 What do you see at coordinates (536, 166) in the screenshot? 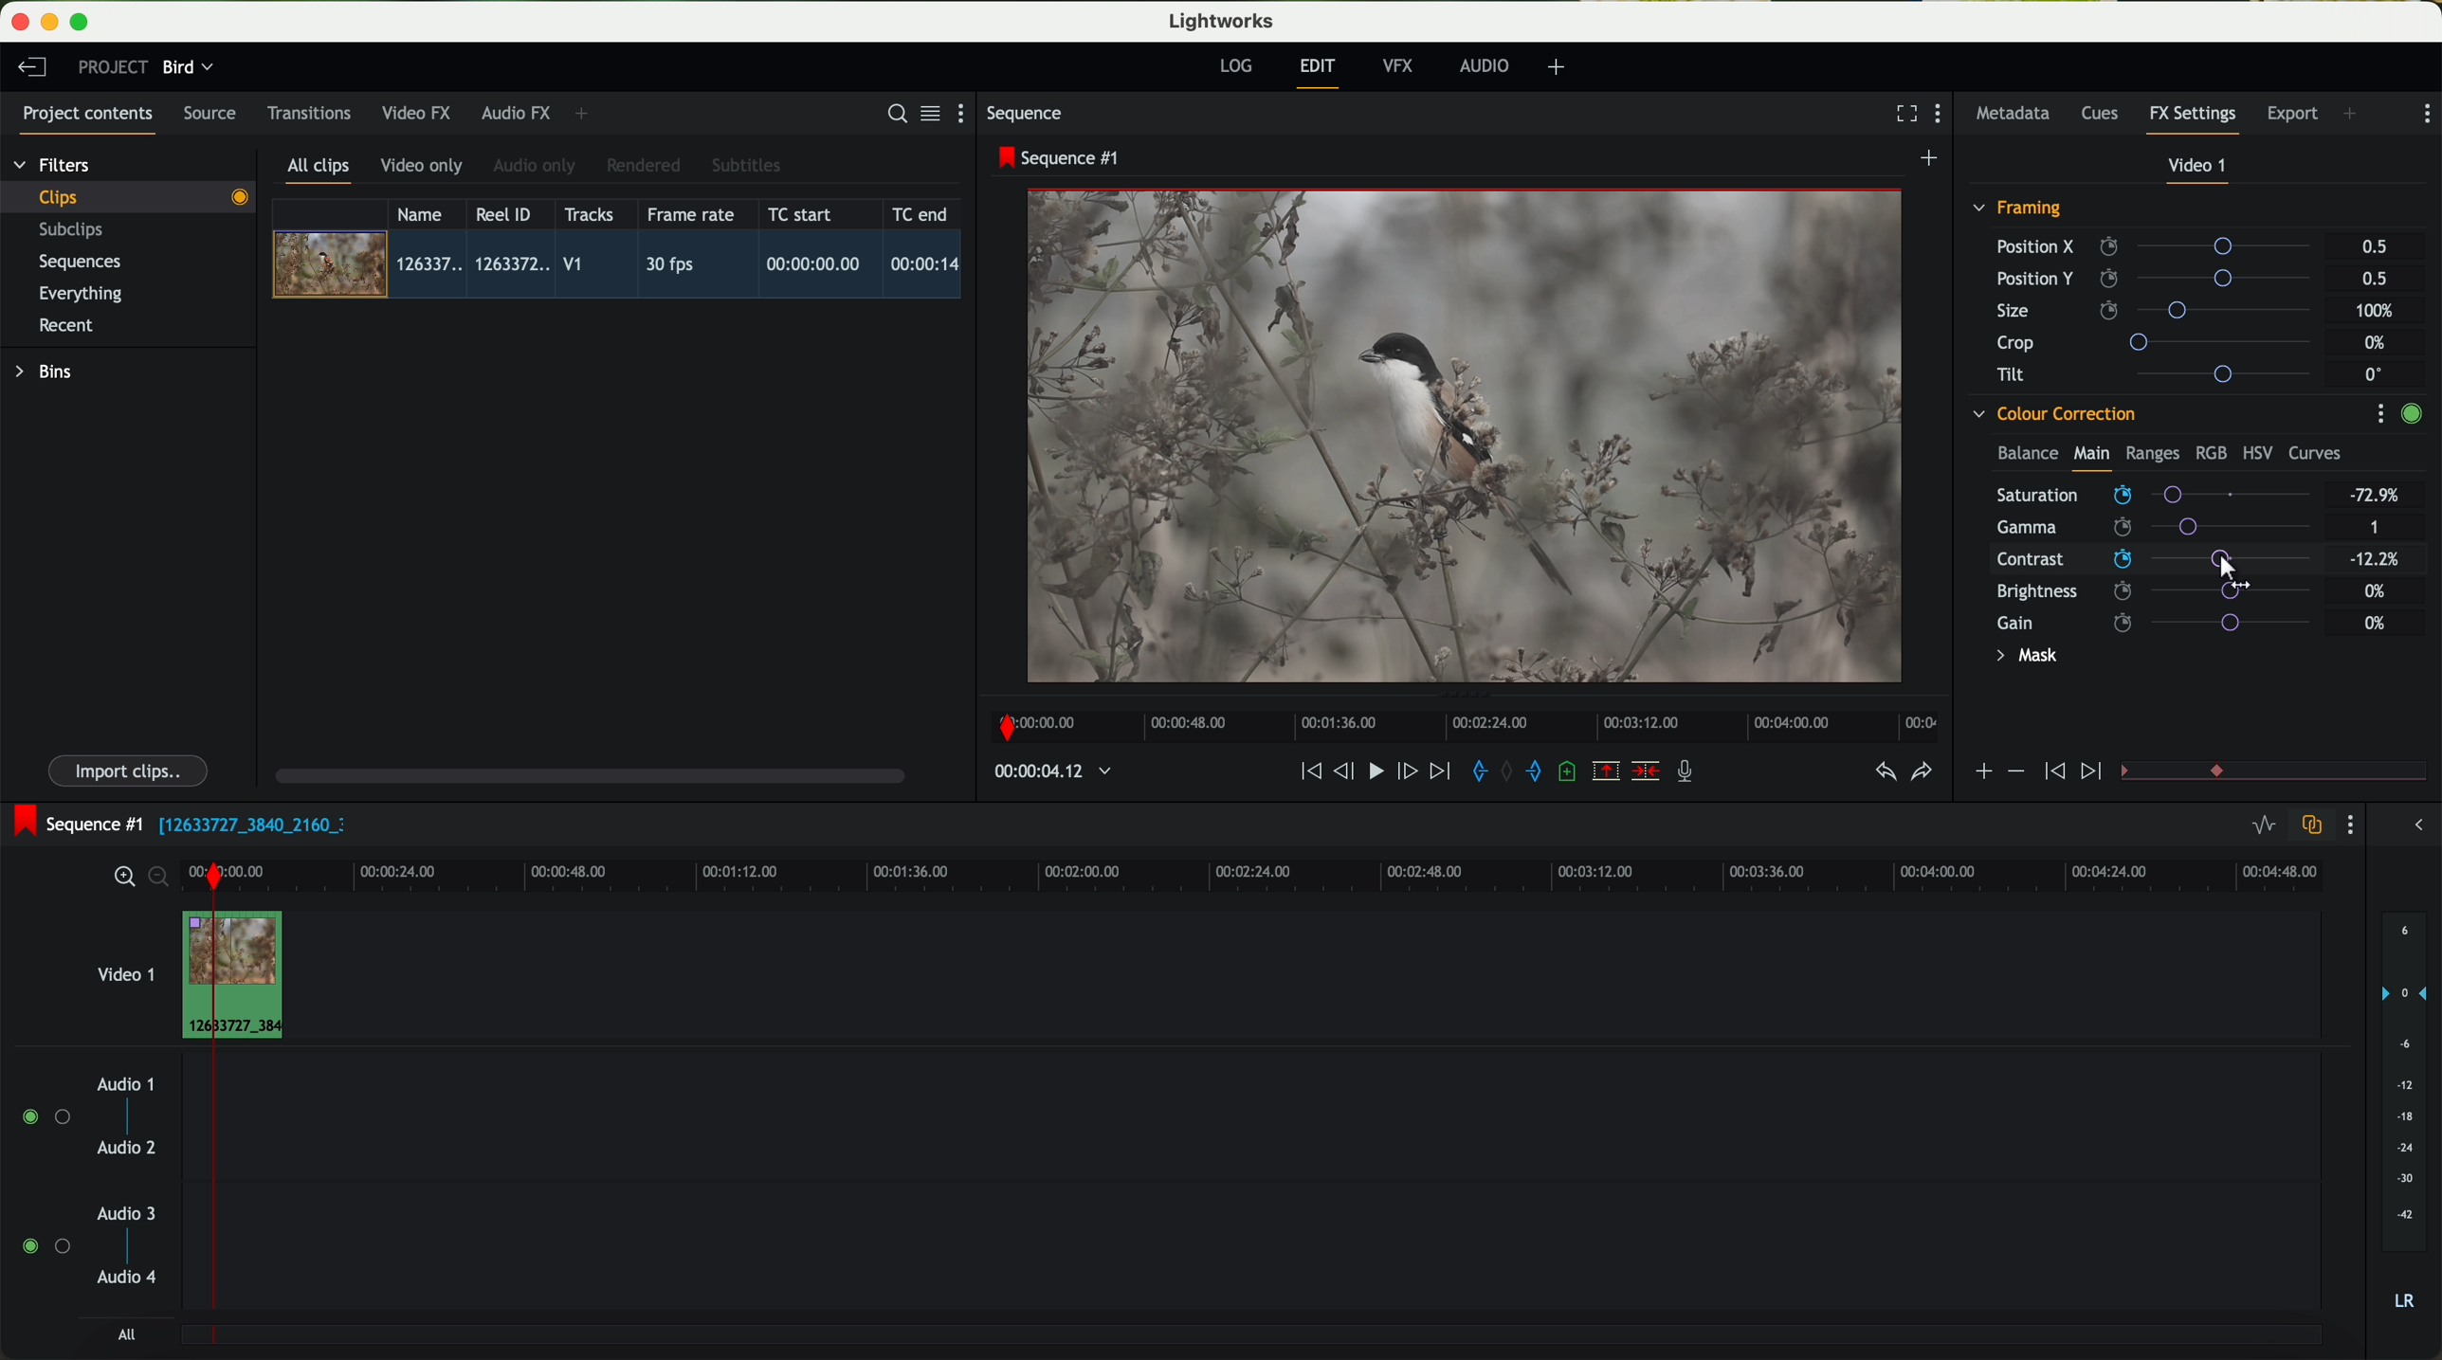
I see `audio only` at bounding box center [536, 166].